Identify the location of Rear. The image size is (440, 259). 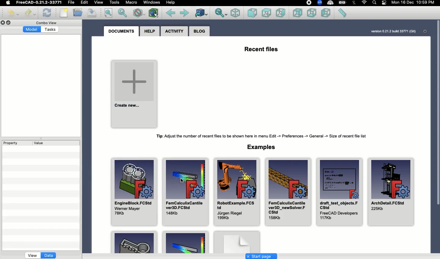
(298, 14).